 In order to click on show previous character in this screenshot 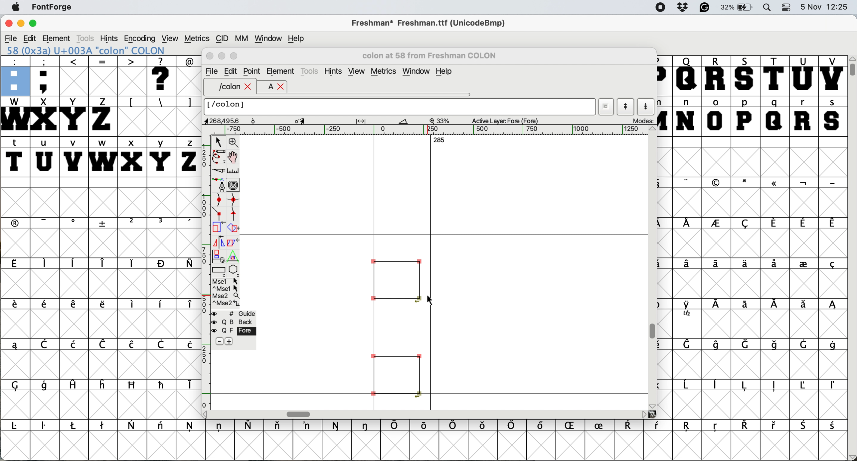, I will do `click(624, 105)`.